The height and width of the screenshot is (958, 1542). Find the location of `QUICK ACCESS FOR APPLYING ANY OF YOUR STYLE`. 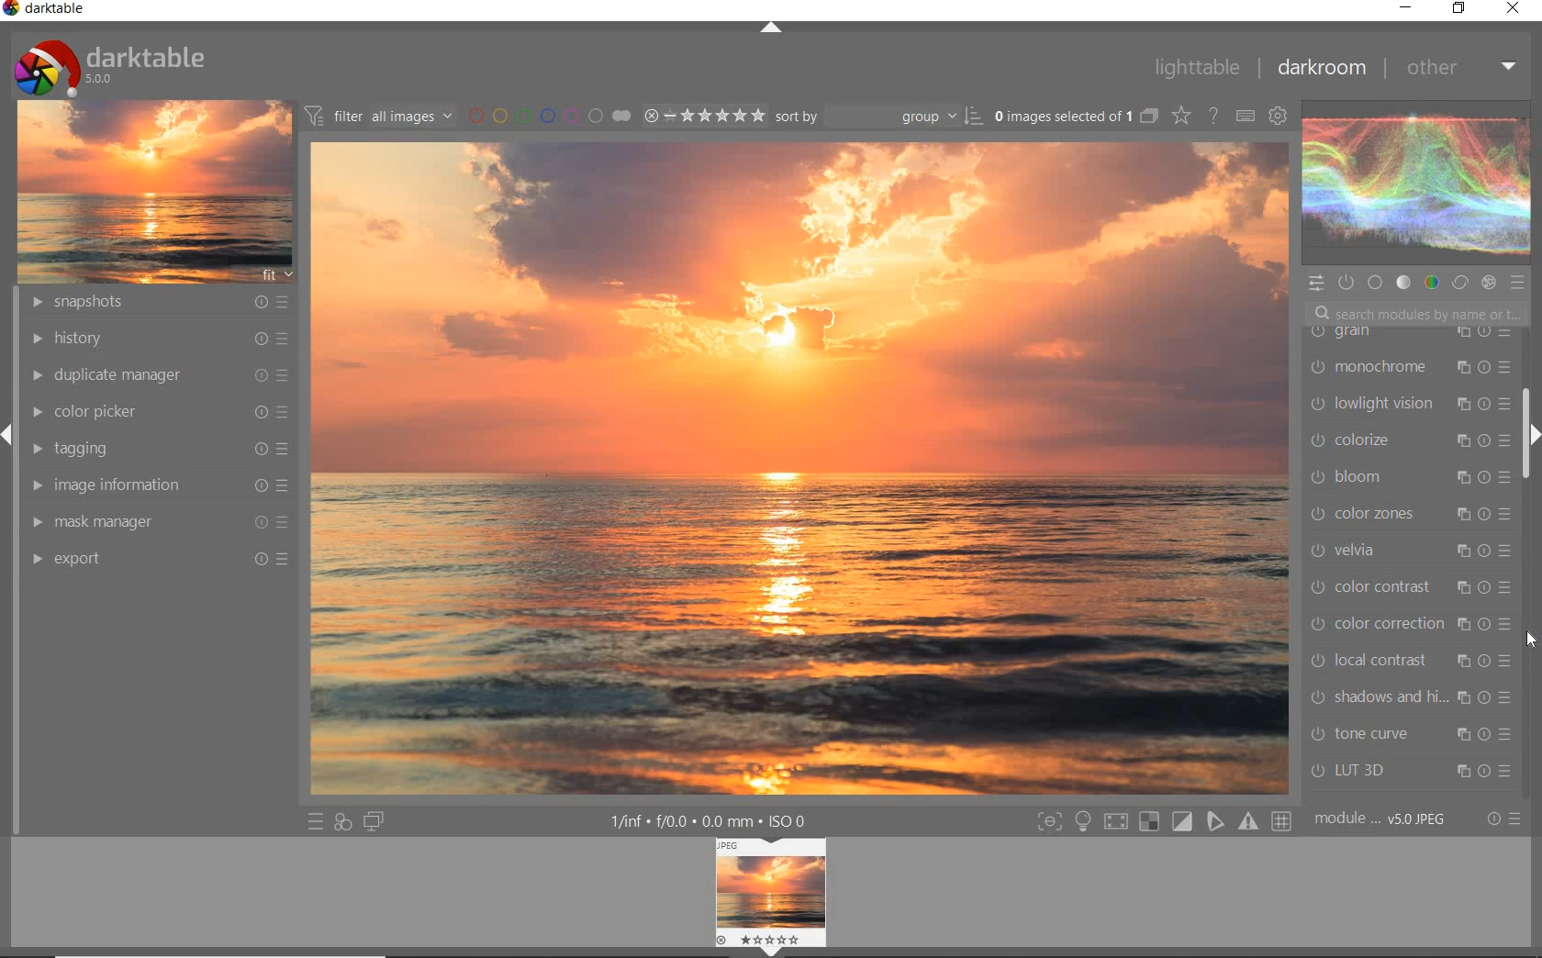

QUICK ACCESS FOR APPLYING ANY OF YOUR STYLE is located at coordinates (341, 823).